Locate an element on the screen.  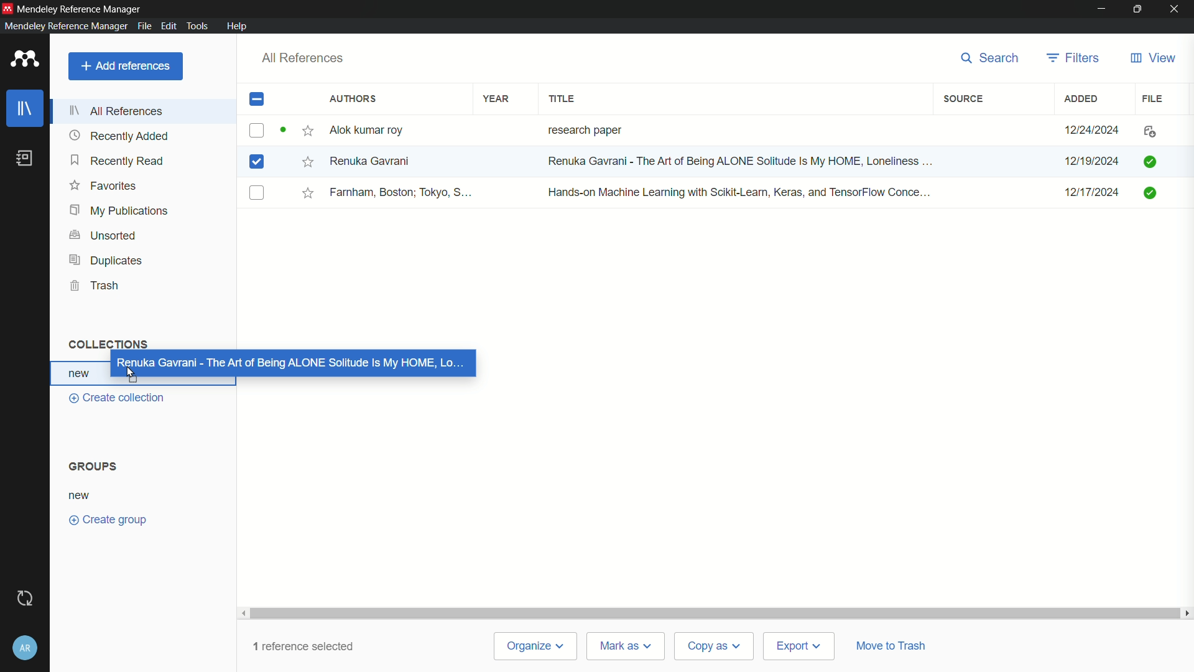
library is located at coordinates (26, 110).